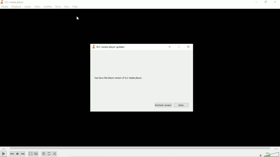 This screenshot has width=280, height=157. Describe the element at coordinates (4, 154) in the screenshot. I see `Play` at that location.